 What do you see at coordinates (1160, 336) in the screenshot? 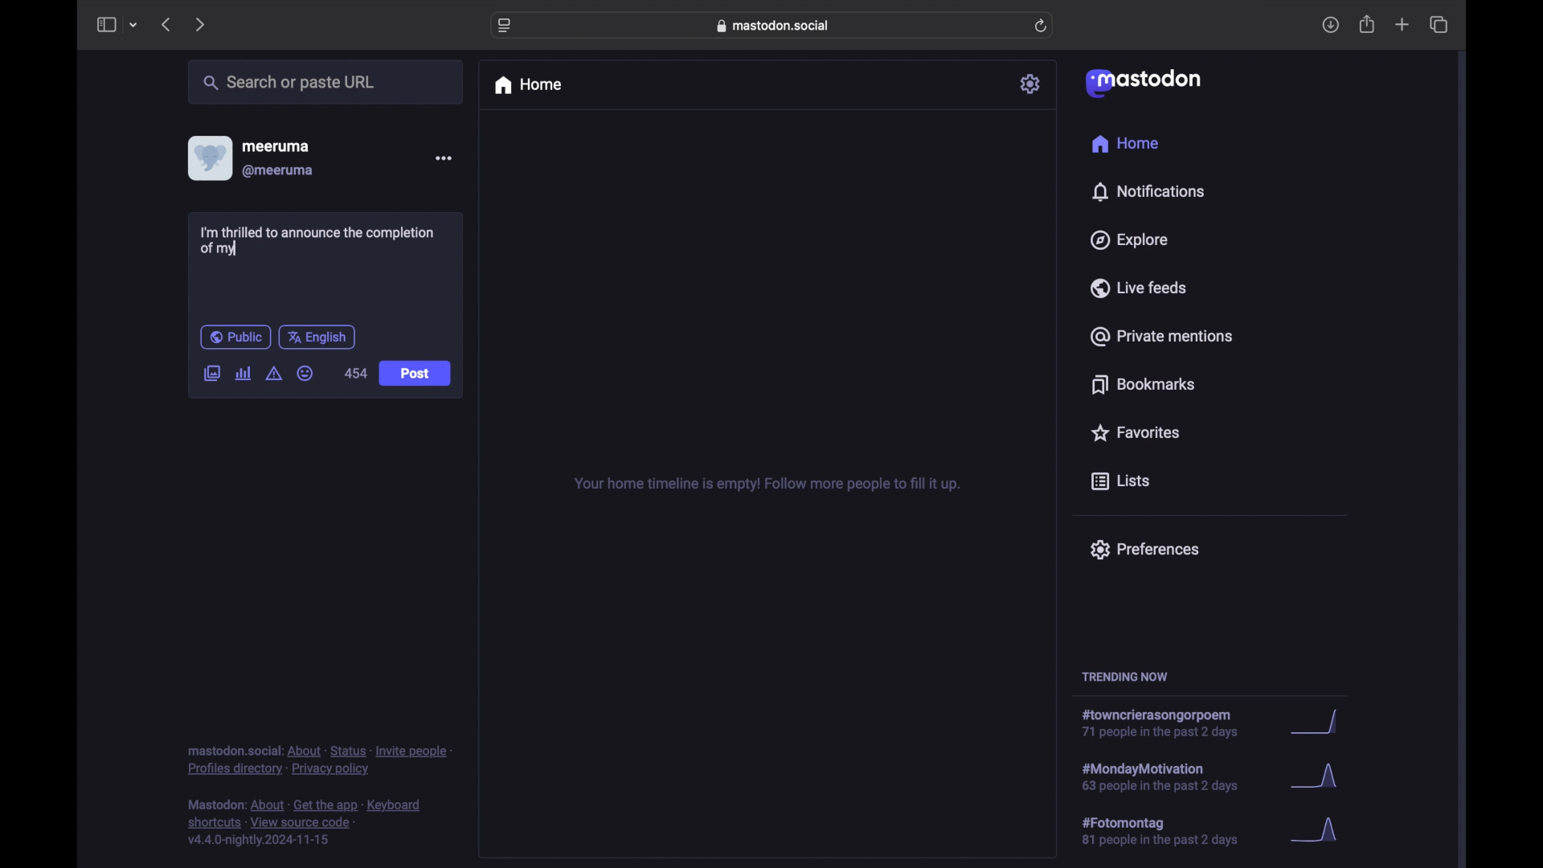
I see `private mentions` at bounding box center [1160, 336].